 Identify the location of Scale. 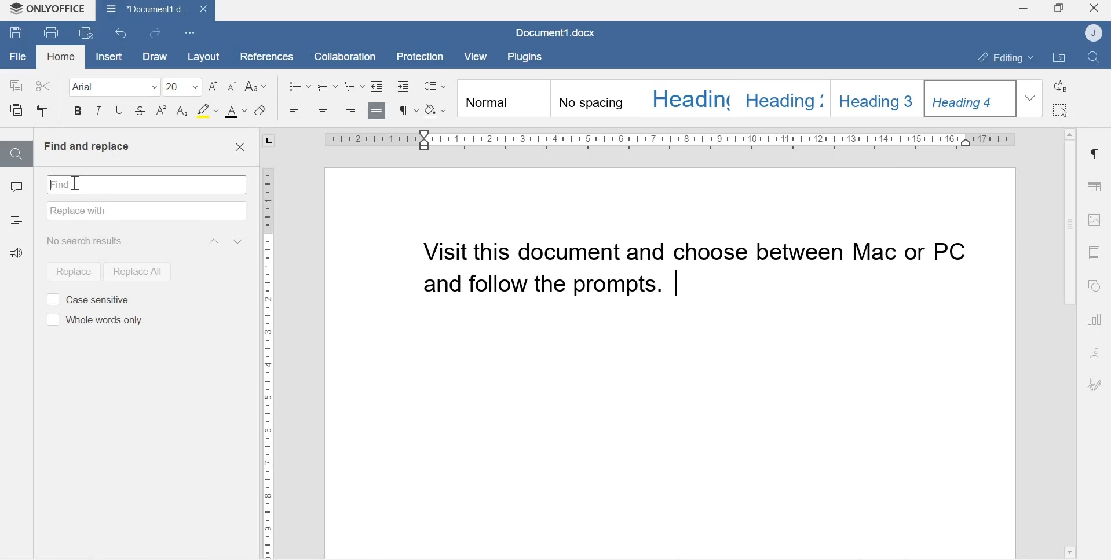
(268, 355).